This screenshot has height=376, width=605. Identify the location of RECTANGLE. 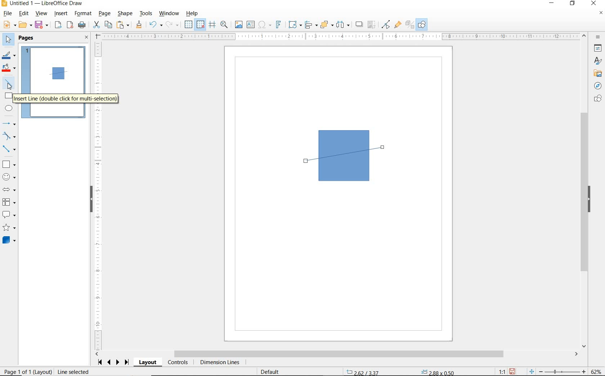
(9, 95).